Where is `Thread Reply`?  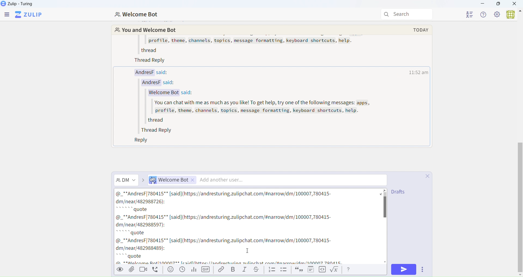 Thread Reply is located at coordinates (154, 130).